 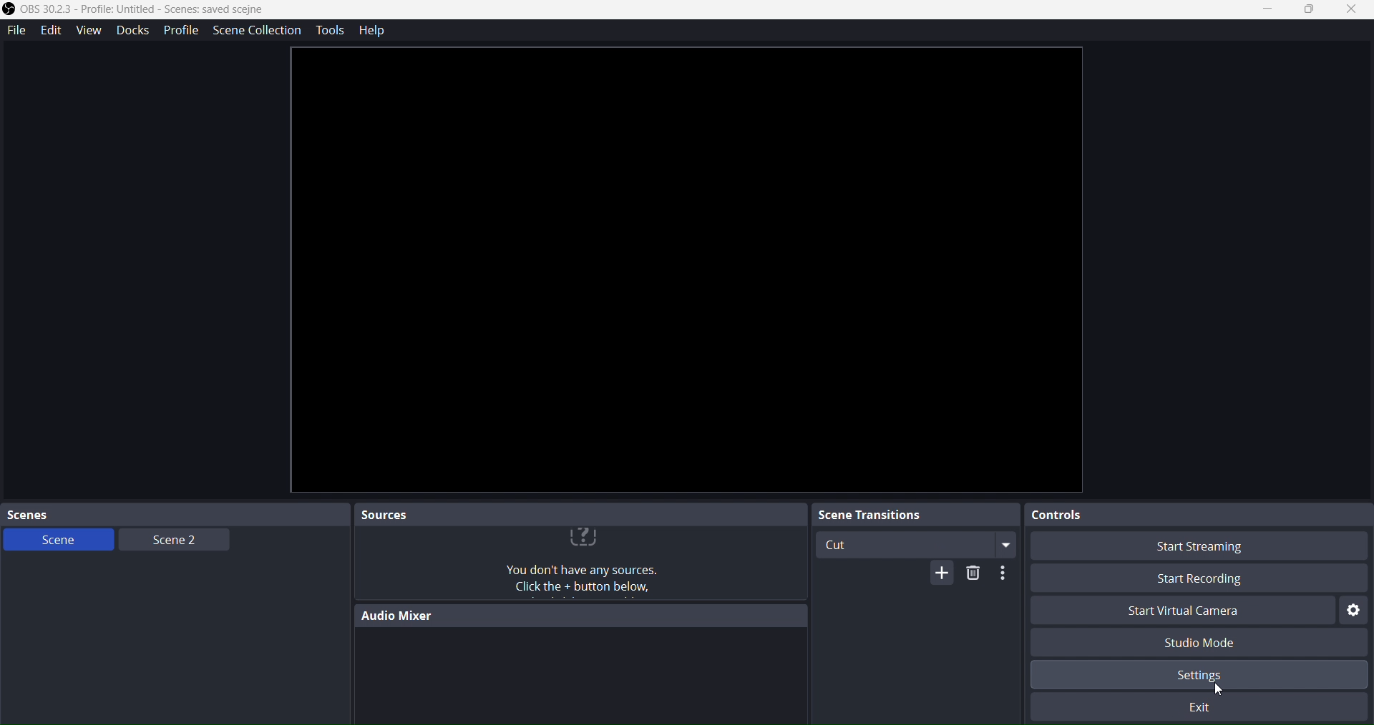 What do you see at coordinates (1355, 611) in the screenshot?
I see `Settings` at bounding box center [1355, 611].